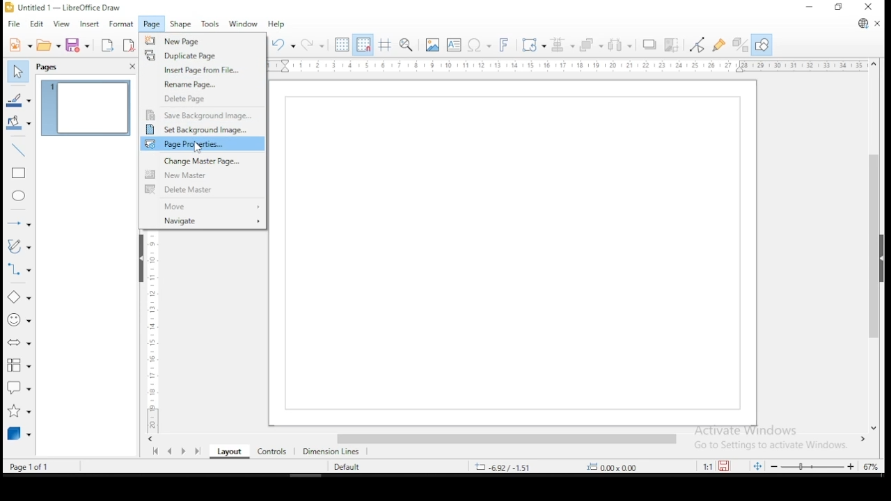  Describe the element at coordinates (672, 45) in the screenshot. I see `crop` at that location.